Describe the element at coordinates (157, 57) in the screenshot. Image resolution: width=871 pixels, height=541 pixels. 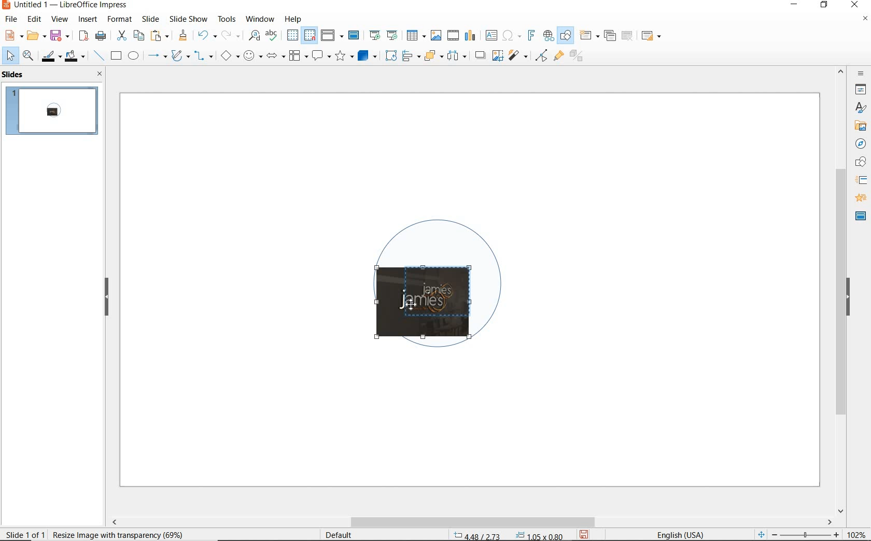
I see `lines & arrows` at that location.